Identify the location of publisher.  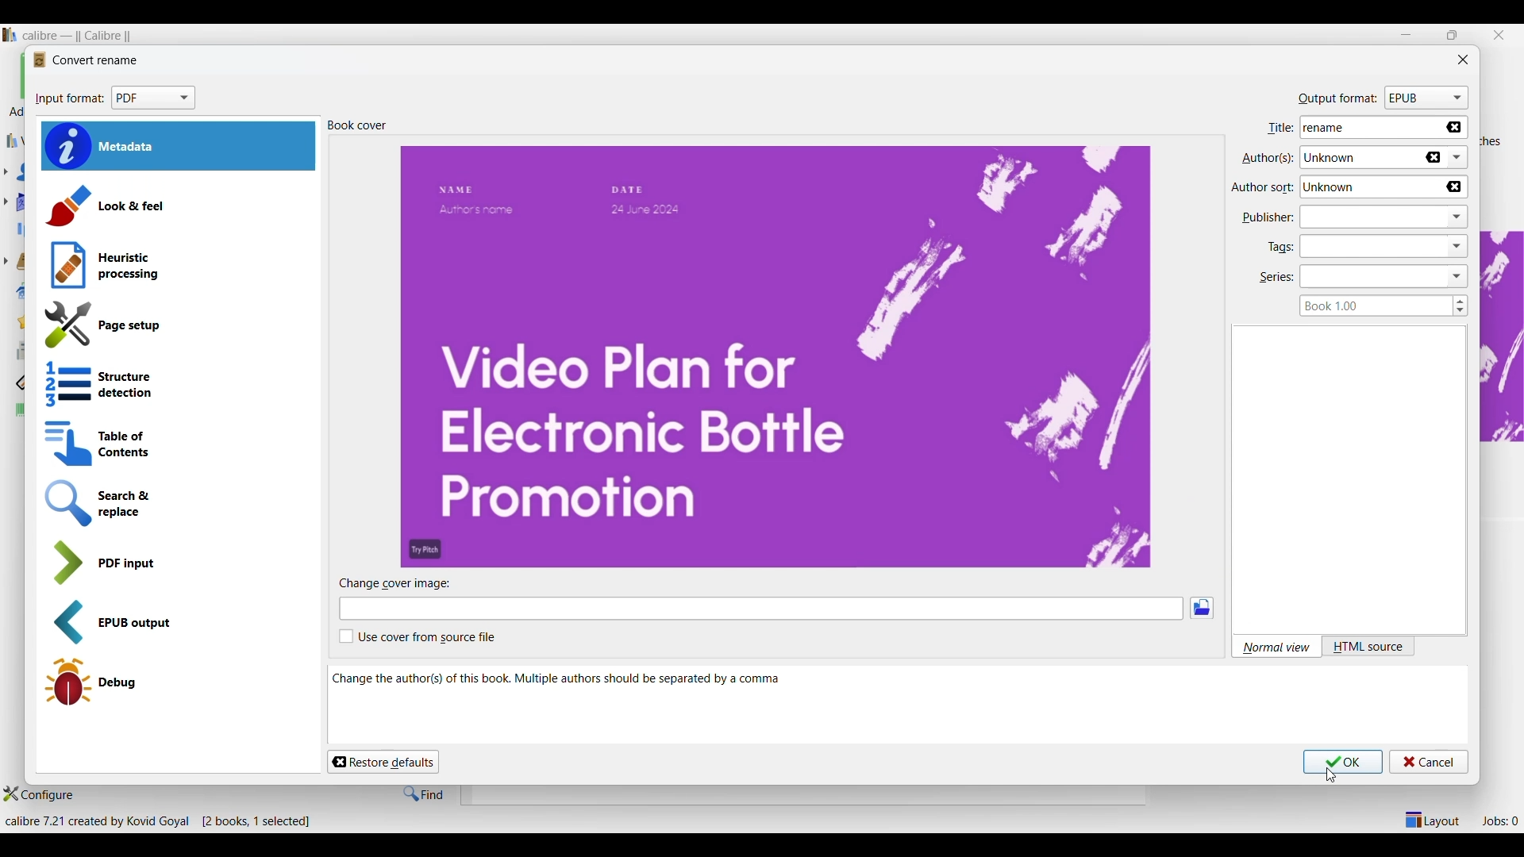
(1264, 218).